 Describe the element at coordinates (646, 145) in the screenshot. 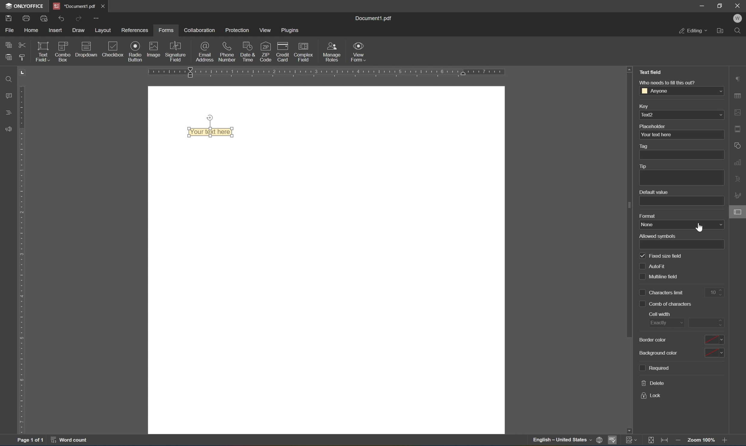

I see `tag` at that location.